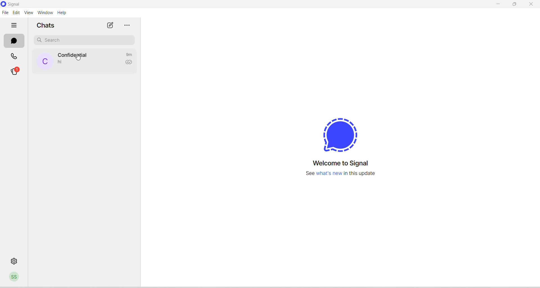 This screenshot has width=540, height=288. What do you see at coordinates (45, 13) in the screenshot?
I see `window` at bounding box center [45, 13].